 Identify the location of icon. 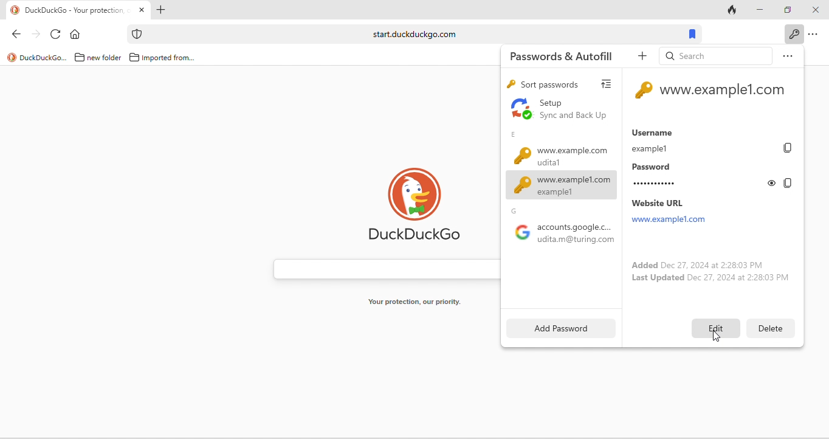
(138, 34).